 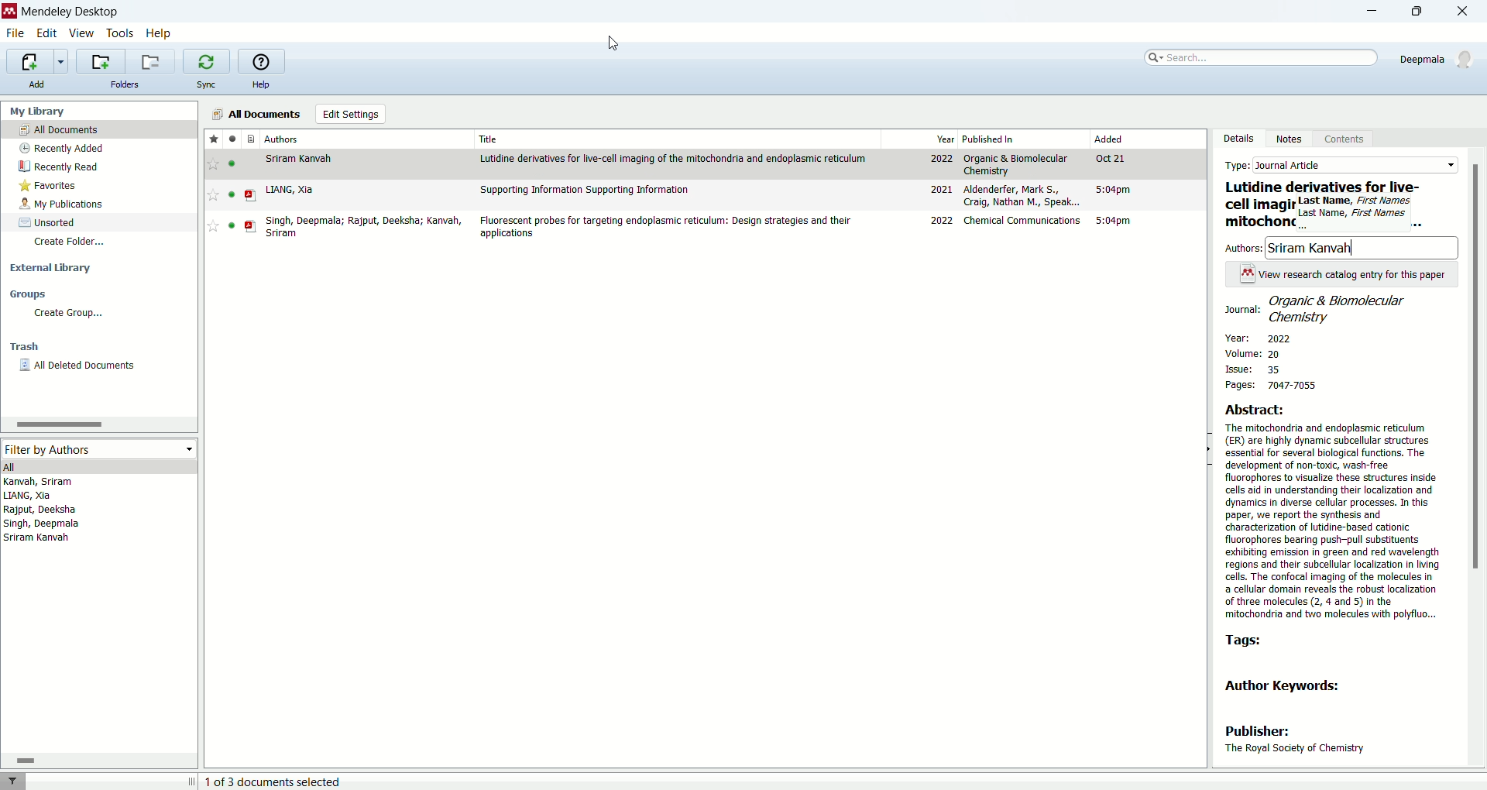 What do you see at coordinates (1260, 355) in the screenshot?
I see `volume: 20` at bounding box center [1260, 355].